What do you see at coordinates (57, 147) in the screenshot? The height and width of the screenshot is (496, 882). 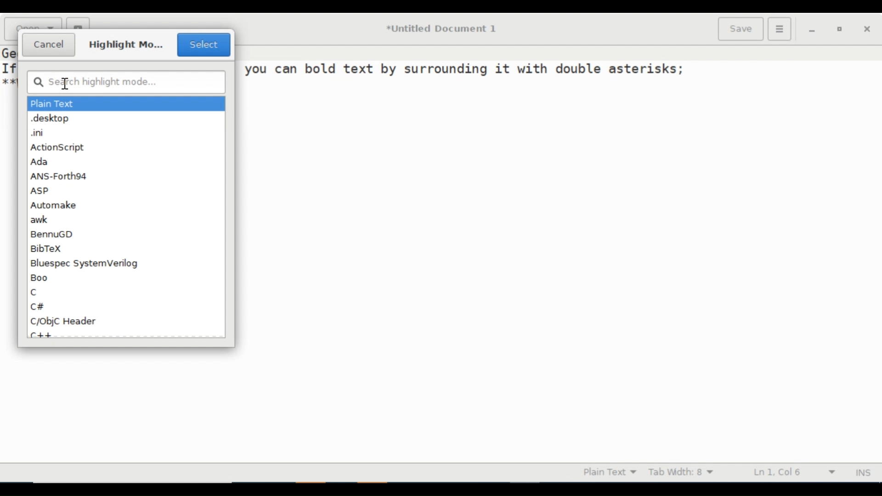 I see `ActionScript` at bounding box center [57, 147].